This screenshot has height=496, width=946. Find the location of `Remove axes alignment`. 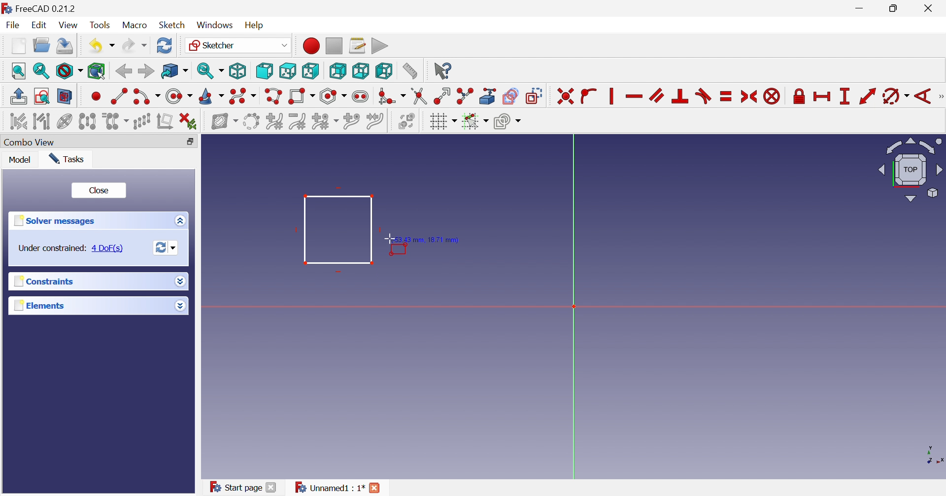

Remove axes alignment is located at coordinates (166, 122).